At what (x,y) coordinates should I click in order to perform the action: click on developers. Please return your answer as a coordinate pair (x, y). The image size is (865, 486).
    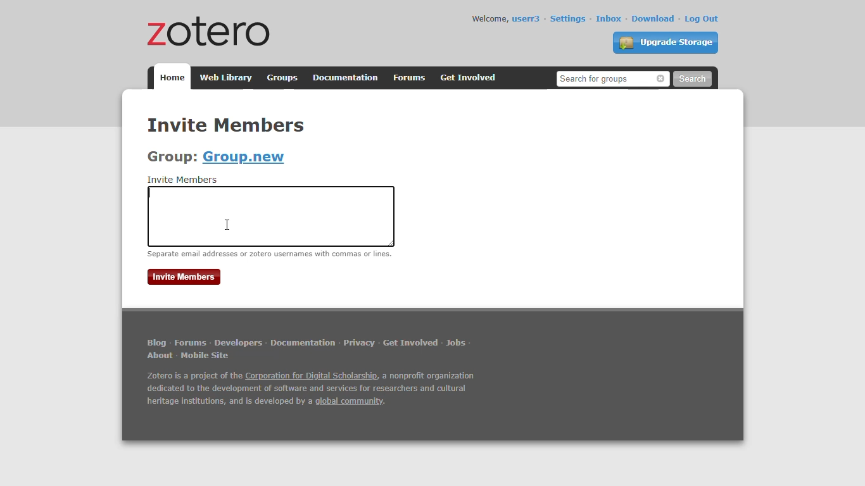
    Looking at the image, I should click on (238, 342).